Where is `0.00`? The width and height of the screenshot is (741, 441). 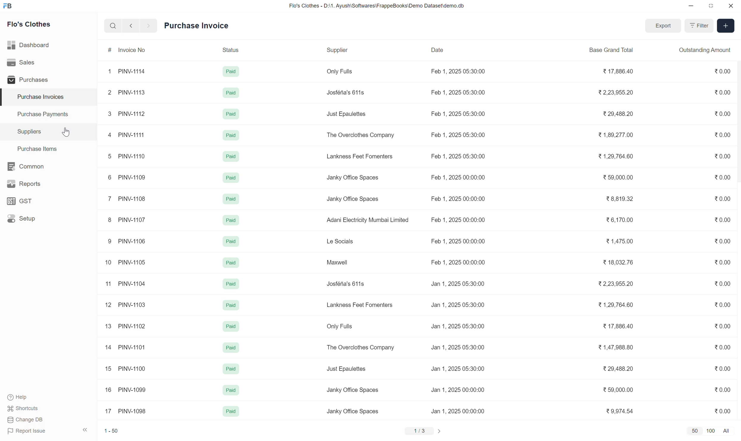
0.00 is located at coordinates (722, 156).